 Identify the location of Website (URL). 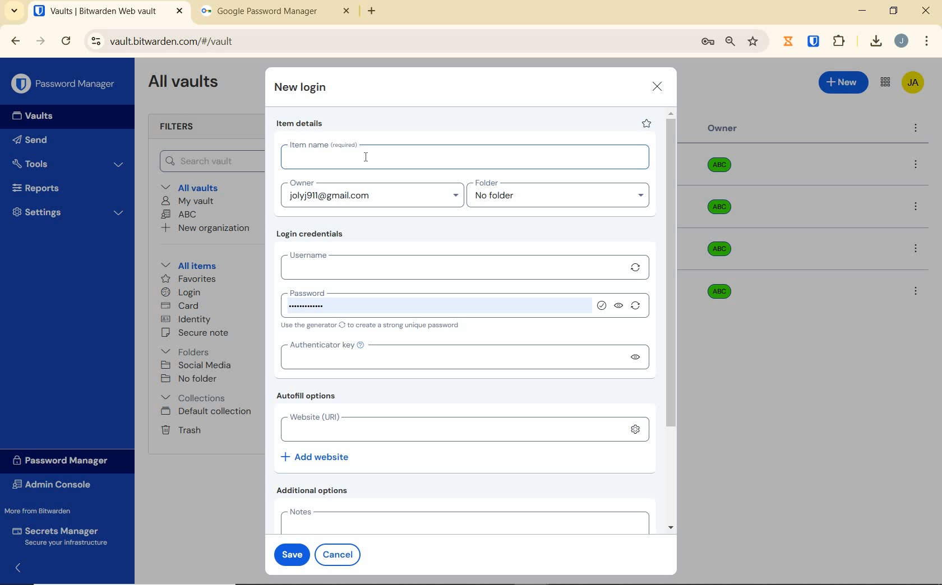
(450, 428).